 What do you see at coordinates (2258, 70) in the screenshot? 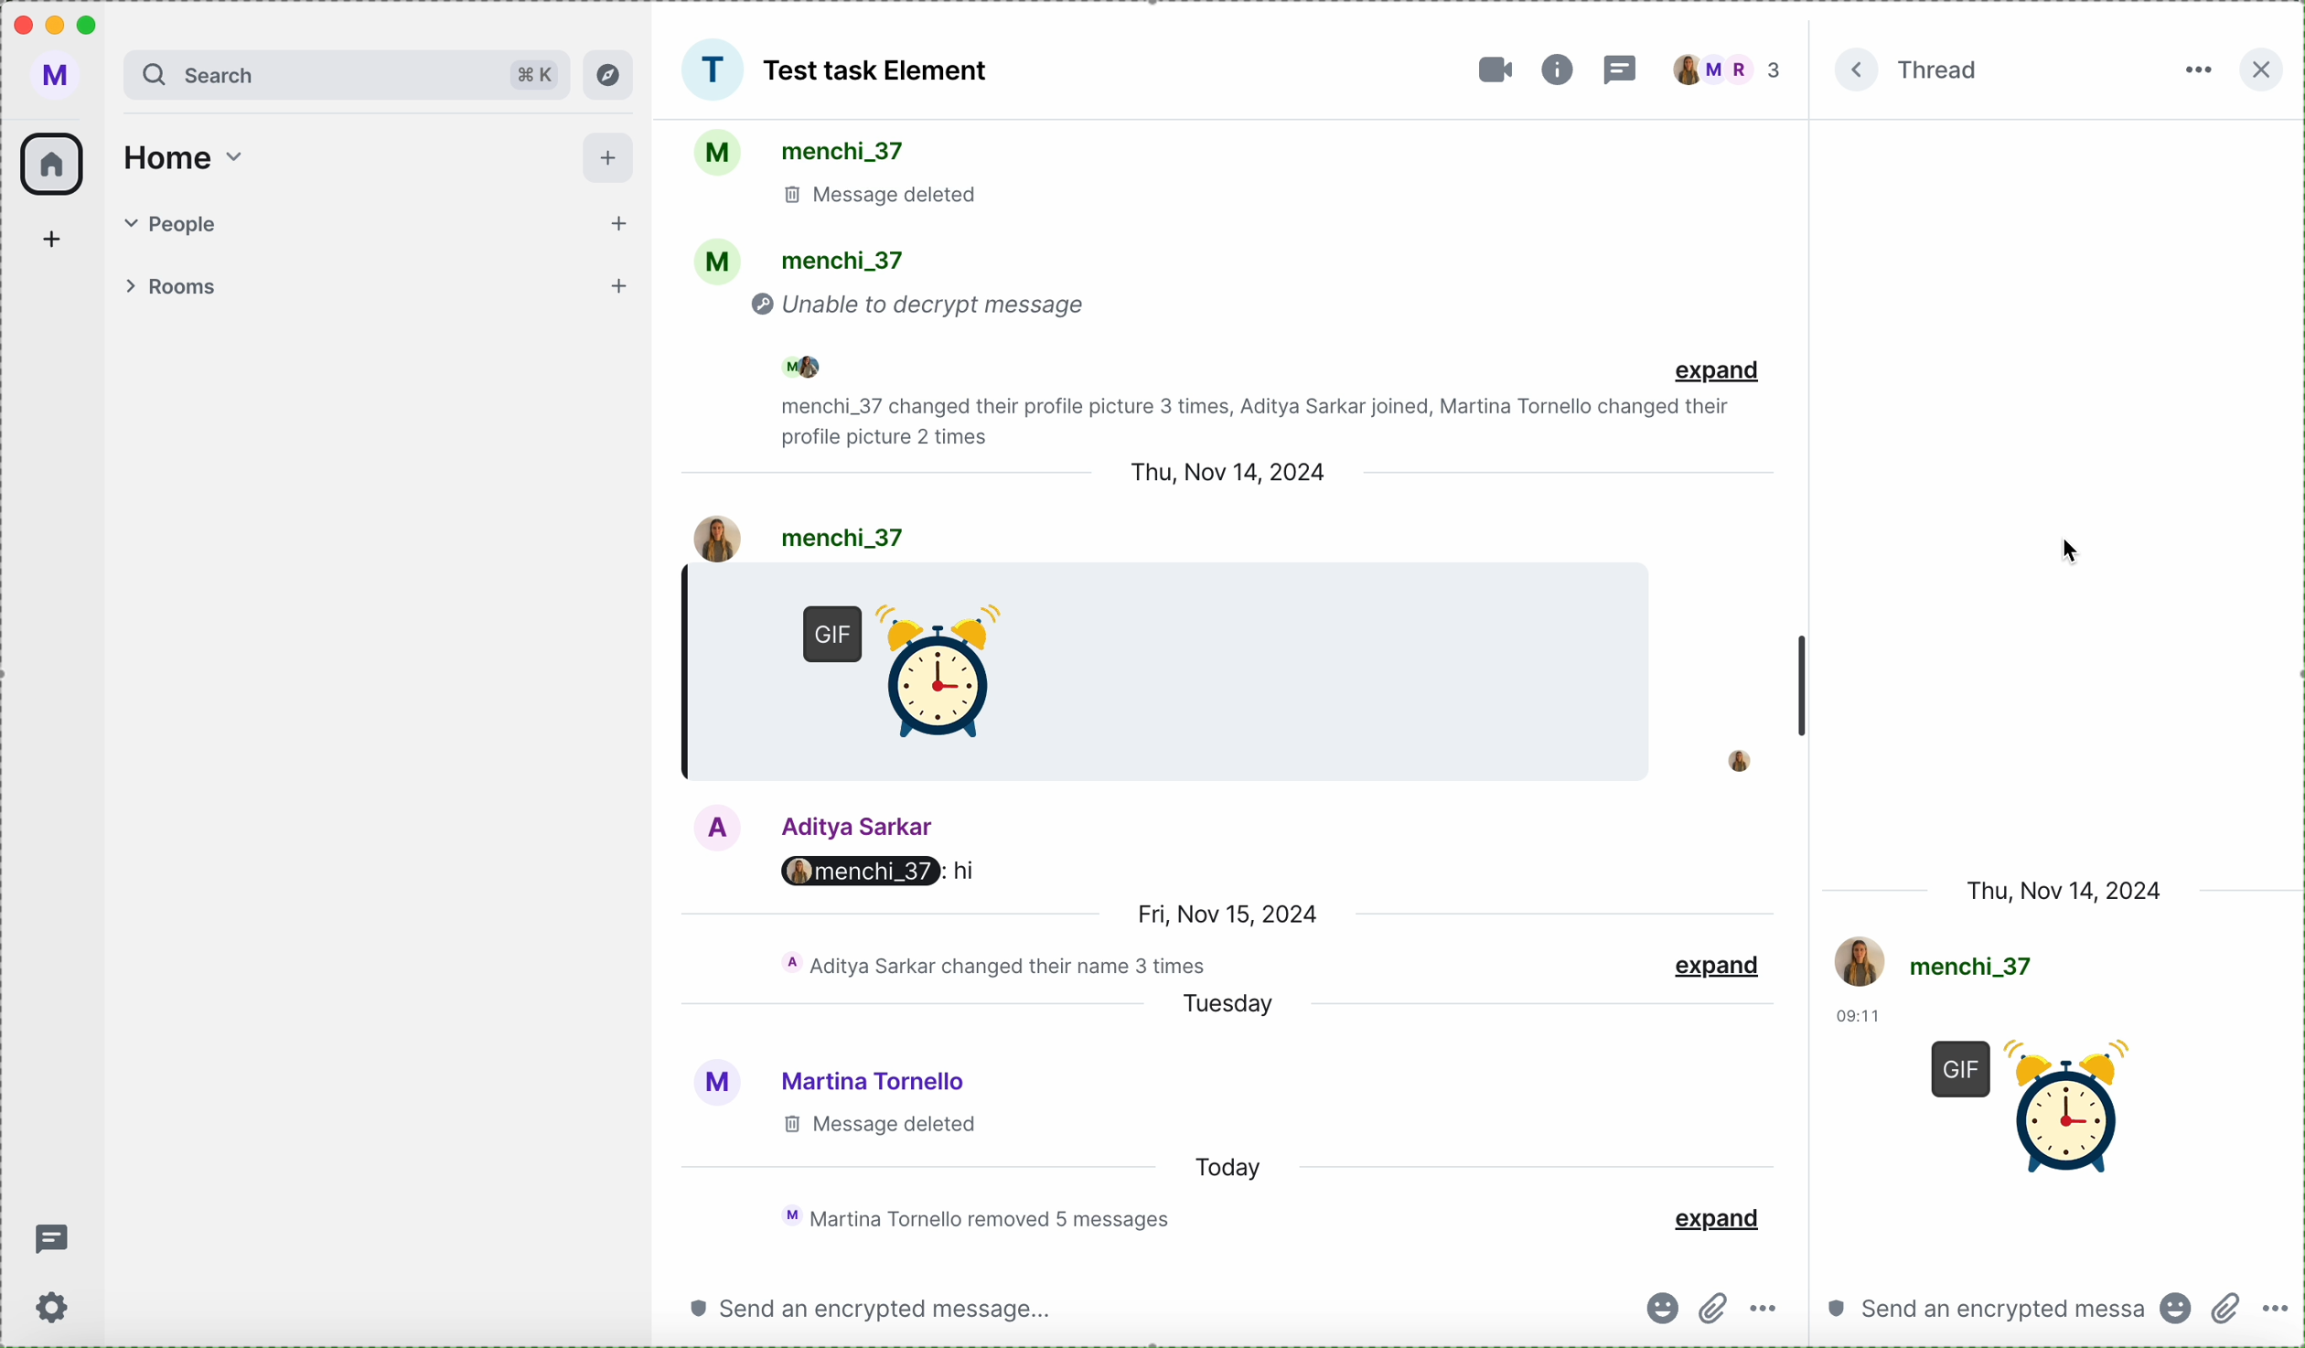
I see `close side bar` at bounding box center [2258, 70].